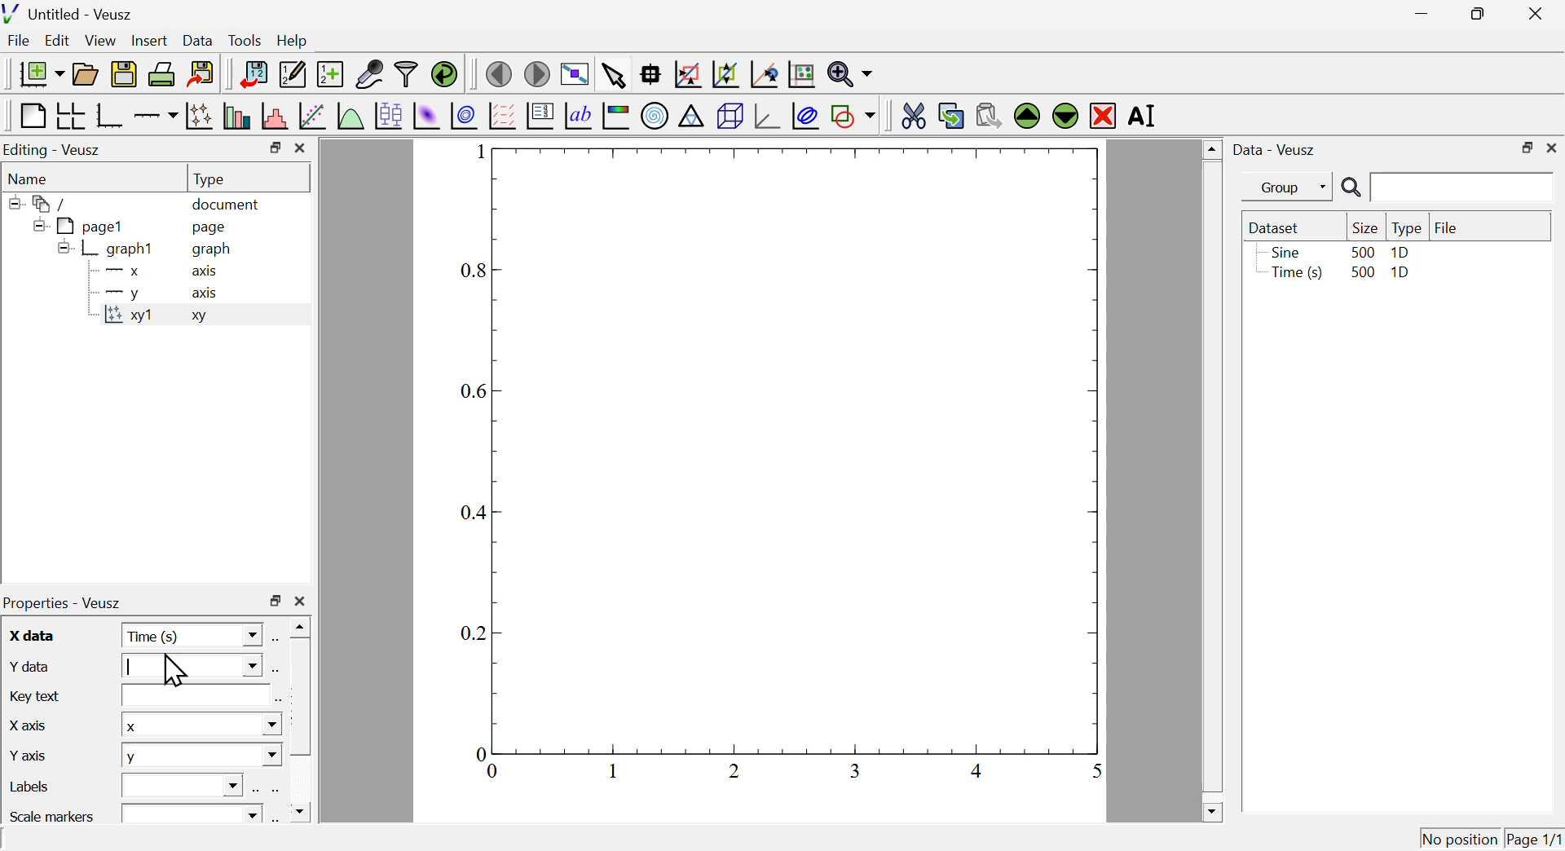 The height and width of the screenshot is (851, 1565). Describe the element at coordinates (110, 116) in the screenshot. I see `base graph` at that location.